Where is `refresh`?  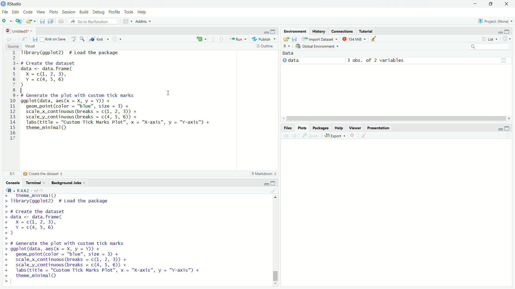 refresh is located at coordinates (508, 39).